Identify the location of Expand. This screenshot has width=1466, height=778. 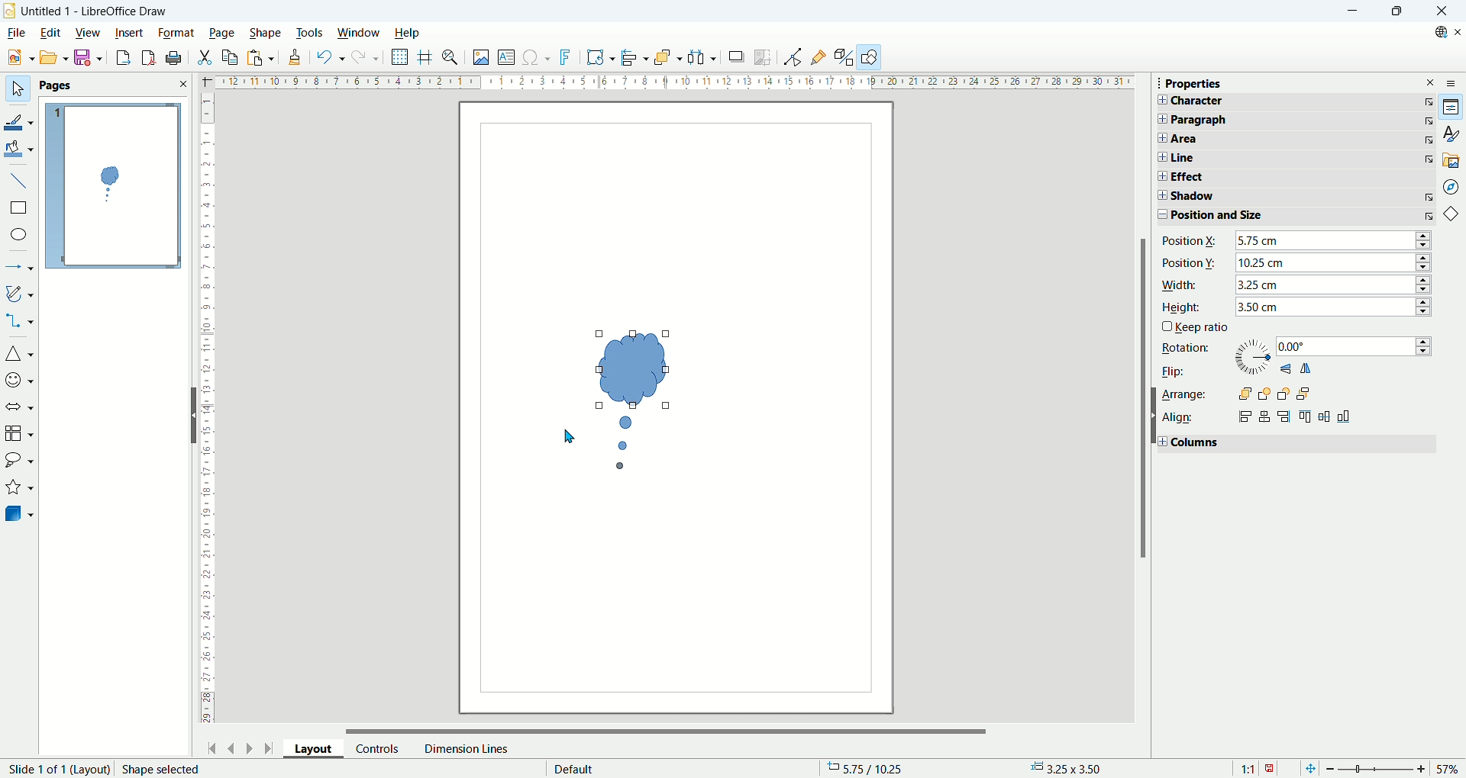
(1159, 195).